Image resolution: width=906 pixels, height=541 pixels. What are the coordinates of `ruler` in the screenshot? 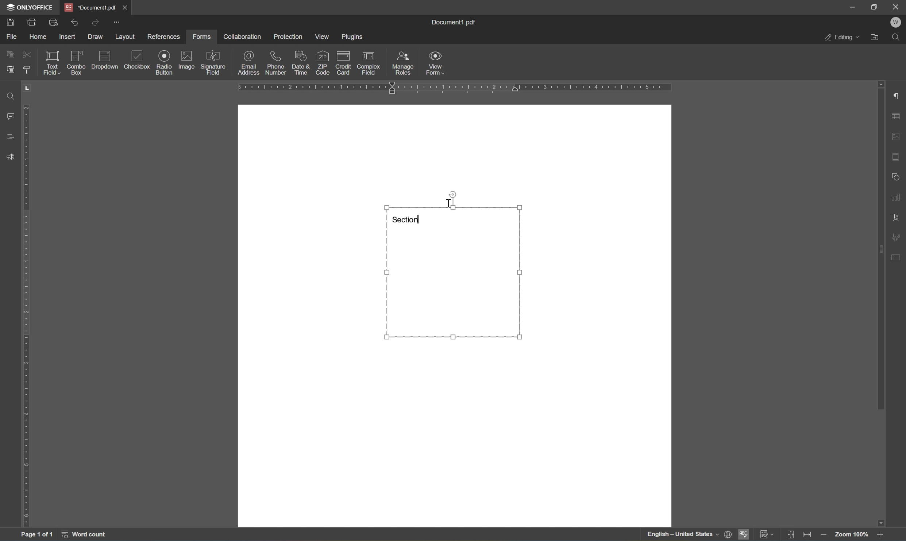 It's located at (28, 316).